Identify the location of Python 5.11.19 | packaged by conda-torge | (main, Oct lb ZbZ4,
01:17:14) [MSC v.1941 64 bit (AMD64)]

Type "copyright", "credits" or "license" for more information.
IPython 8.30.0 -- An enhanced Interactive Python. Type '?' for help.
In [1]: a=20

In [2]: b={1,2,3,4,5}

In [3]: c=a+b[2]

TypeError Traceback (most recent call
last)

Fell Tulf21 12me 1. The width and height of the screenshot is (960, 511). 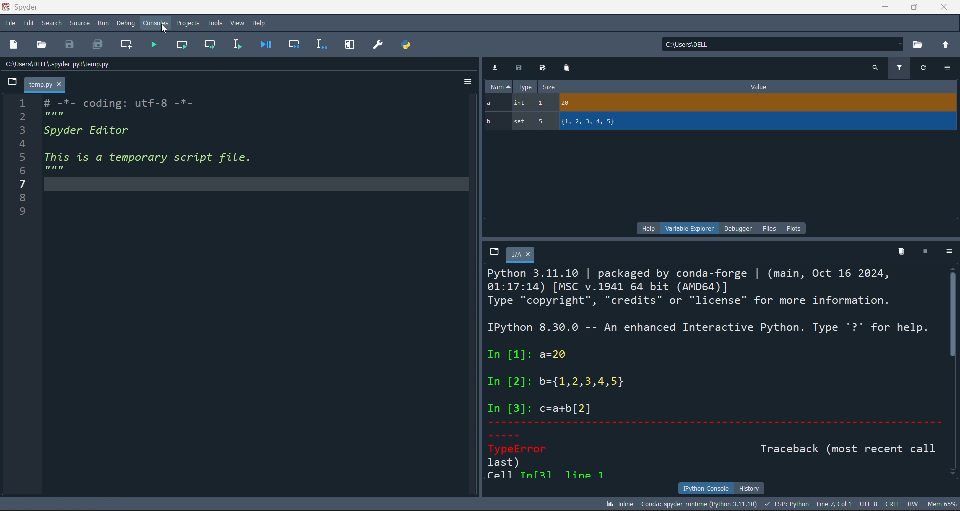
(709, 372).